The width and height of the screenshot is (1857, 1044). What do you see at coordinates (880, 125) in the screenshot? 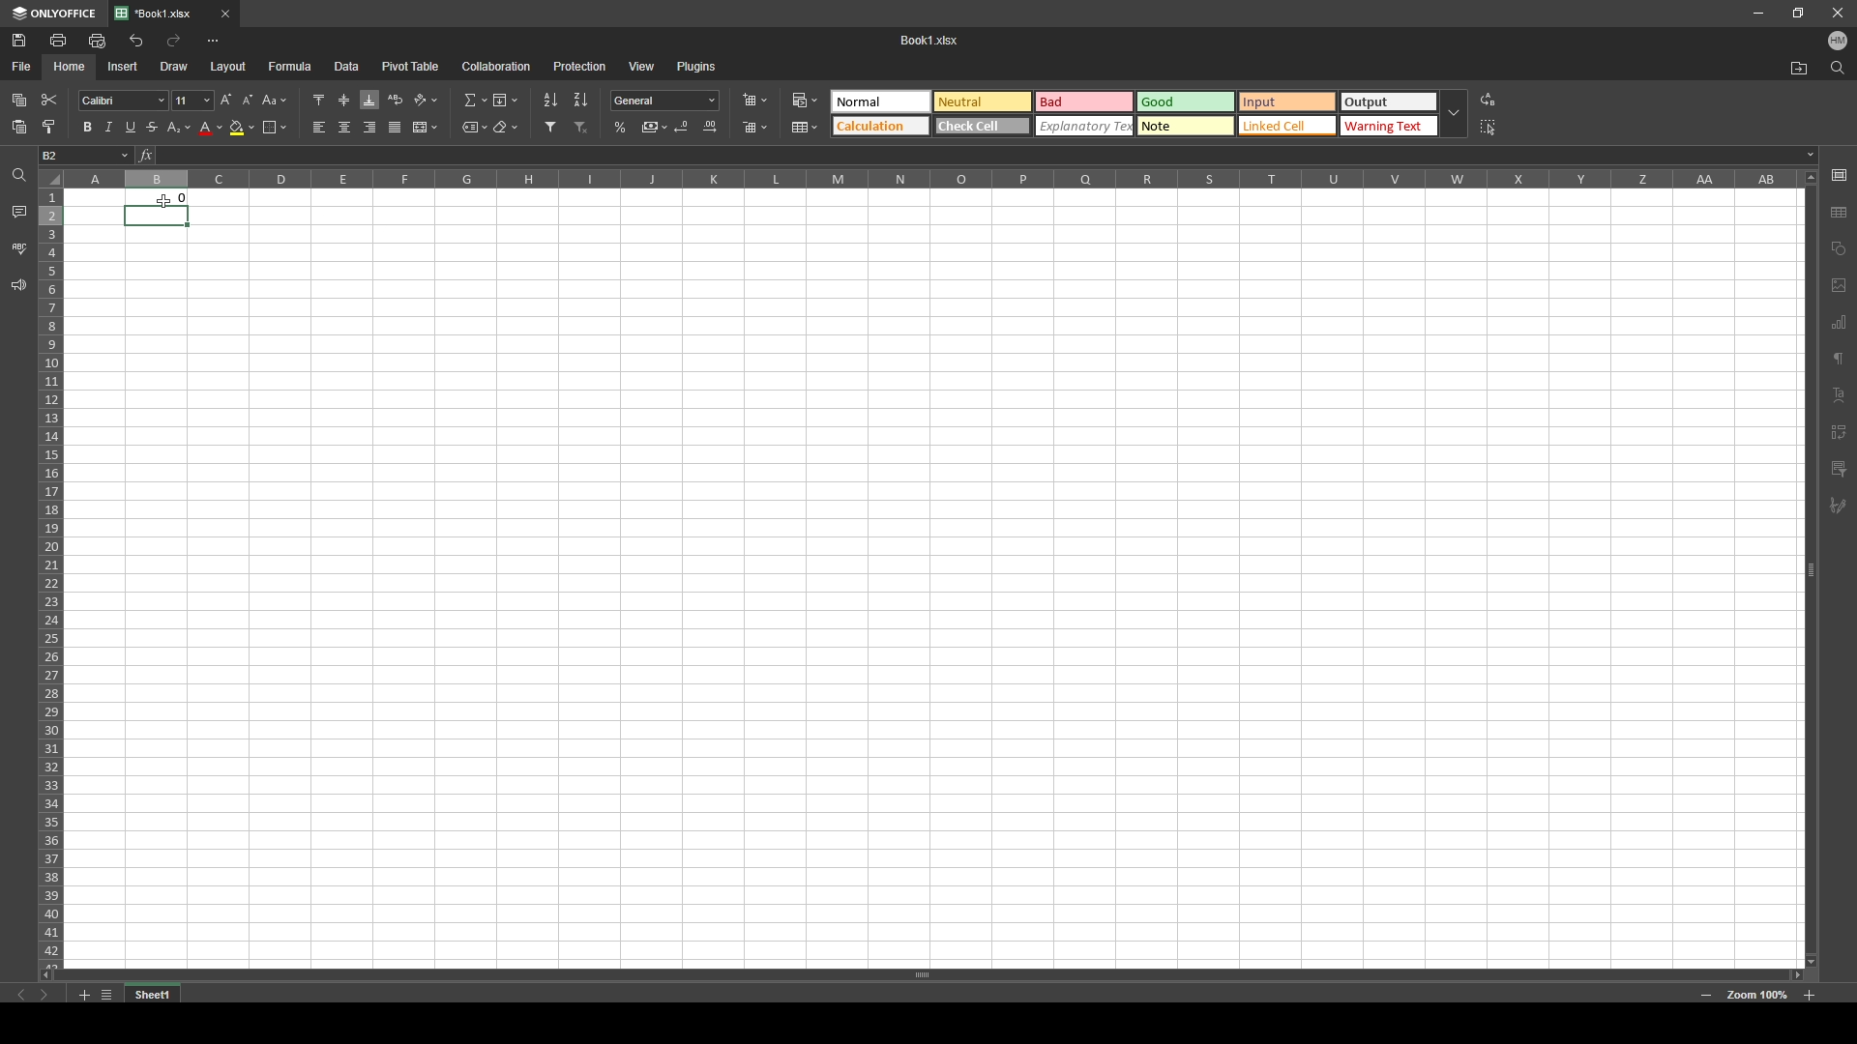
I see `Calculation` at bounding box center [880, 125].